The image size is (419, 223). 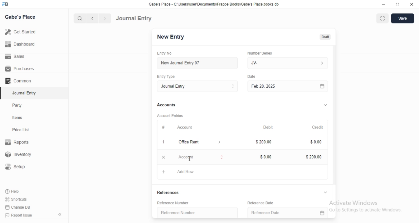 What do you see at coordinates (61, 215) in the screenshot?
I see `«` at bounding box center [61, 215].